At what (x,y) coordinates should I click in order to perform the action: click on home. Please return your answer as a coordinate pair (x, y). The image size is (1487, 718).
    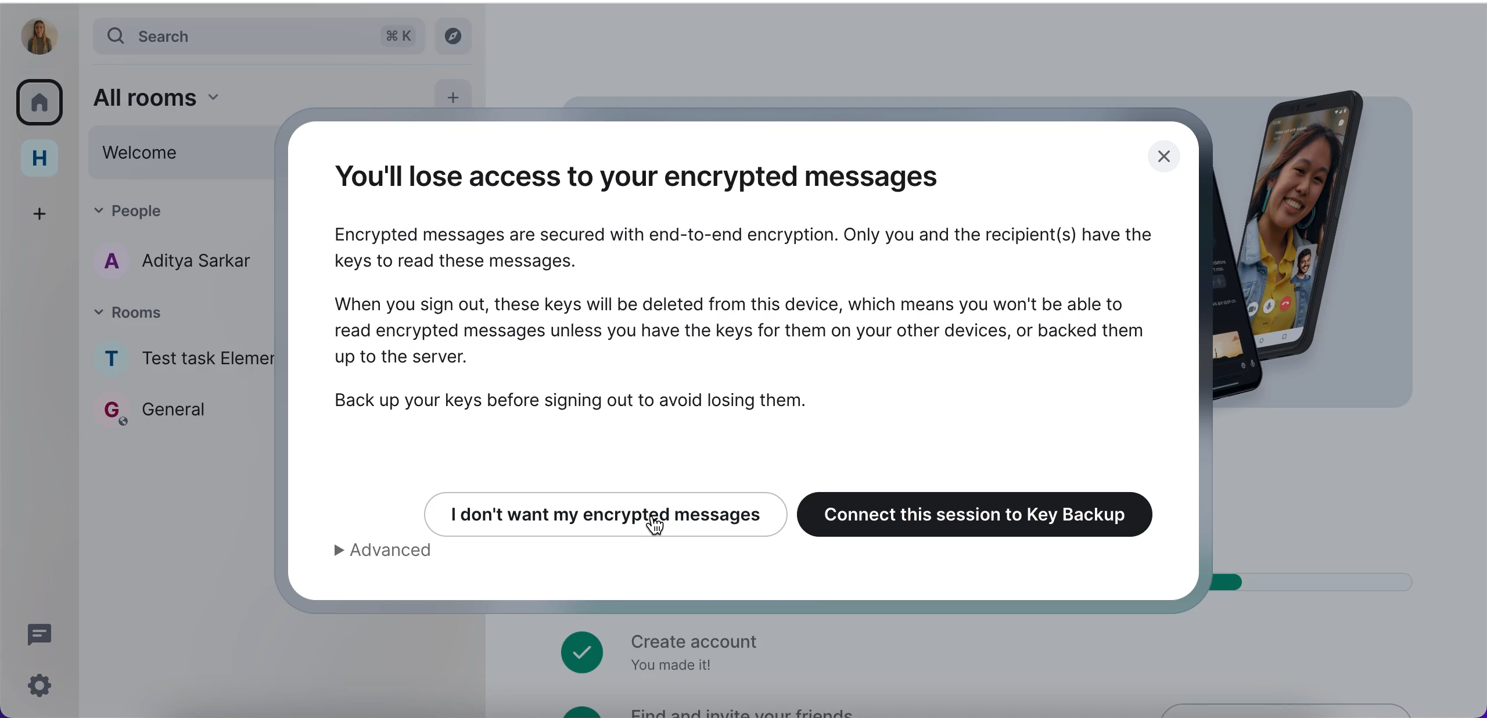
    Looking at the image, I should click on (43, 157).